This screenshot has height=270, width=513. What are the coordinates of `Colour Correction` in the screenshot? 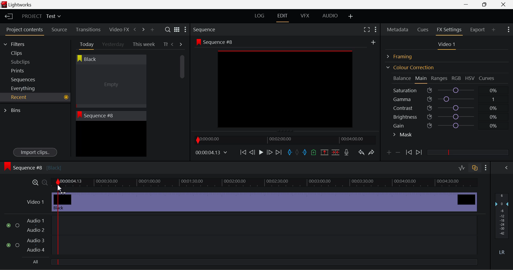 It's located at (410, 67).